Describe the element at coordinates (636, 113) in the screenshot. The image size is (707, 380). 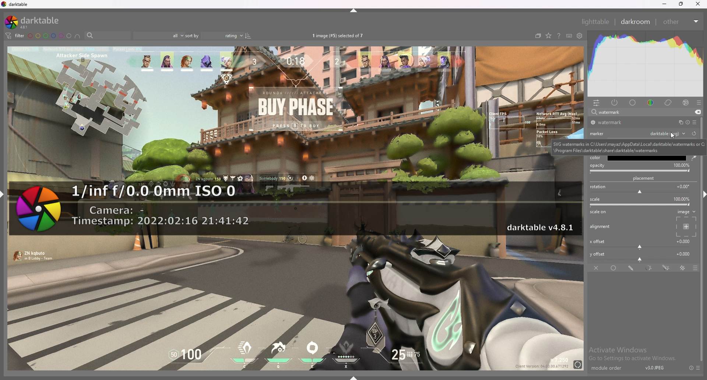
I see `search module` at that location.